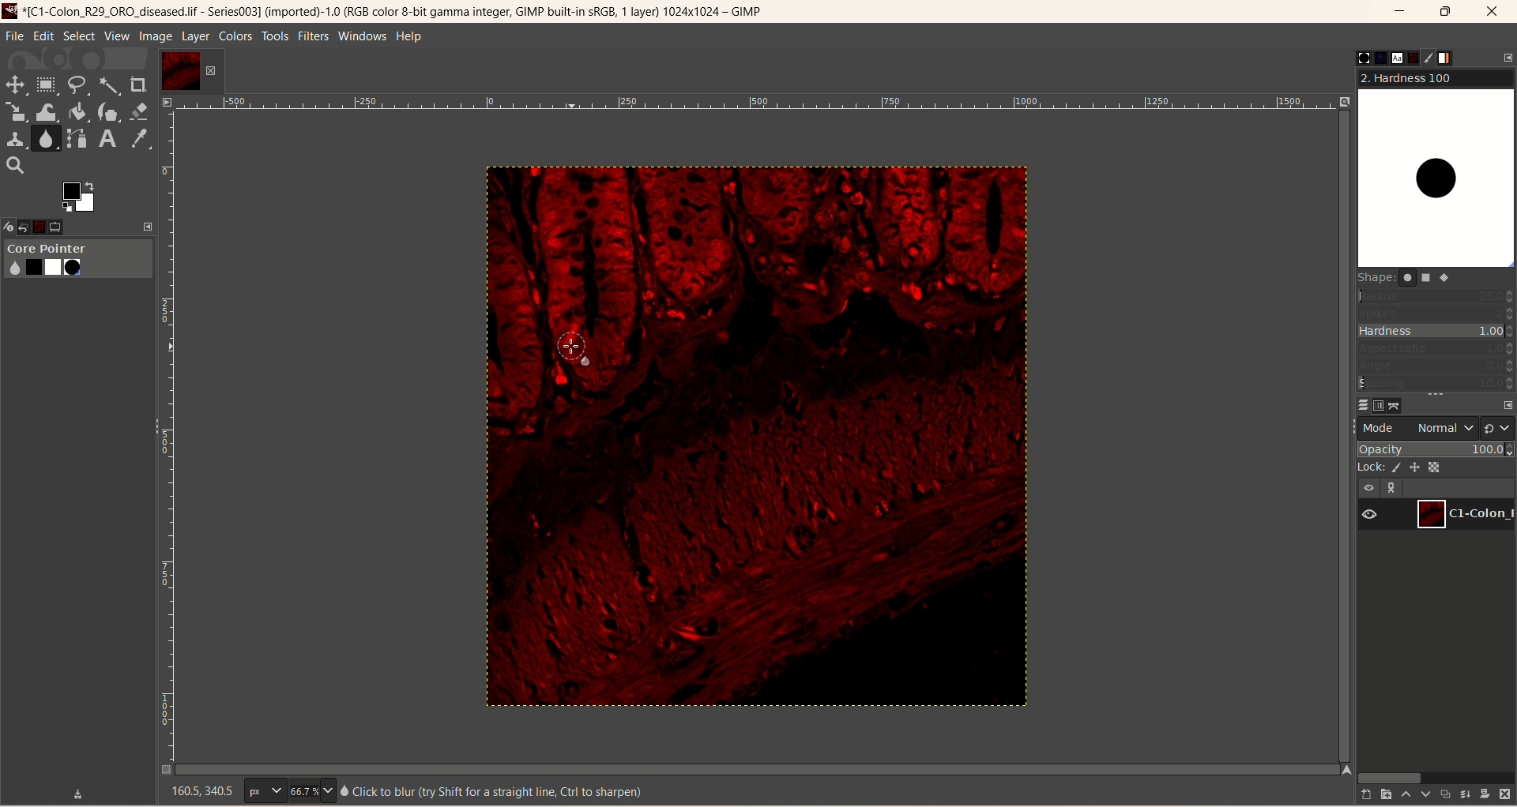  I want to click on text, so click(491, 791).